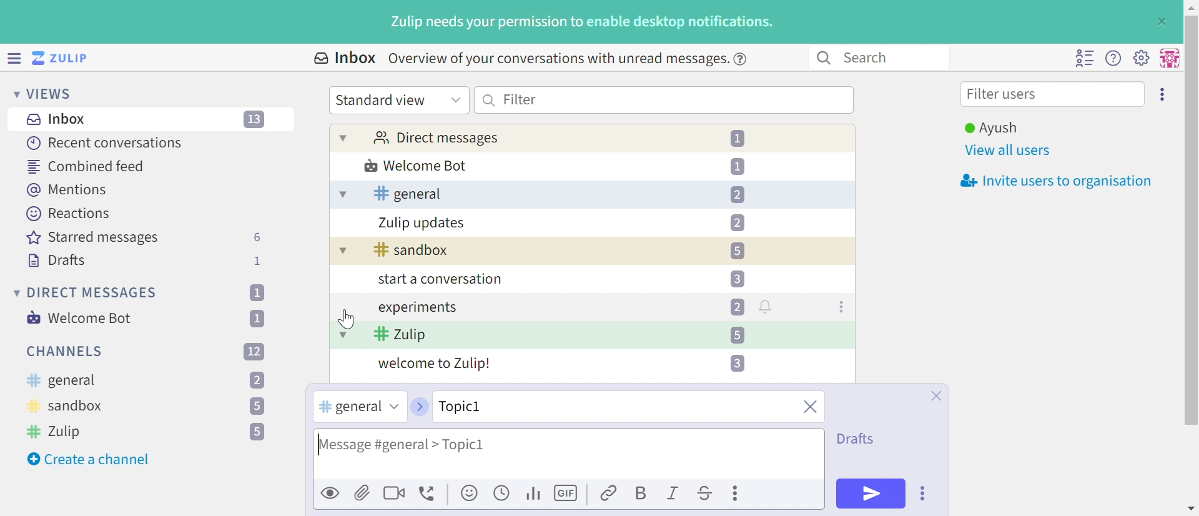 This screenshot has width=1199, height=516. What do you see at coordinates (583, 23) in the screenshot?
I see `Zulip needs your permission to enable desktop notifications.` at bounding box center [583, 23].